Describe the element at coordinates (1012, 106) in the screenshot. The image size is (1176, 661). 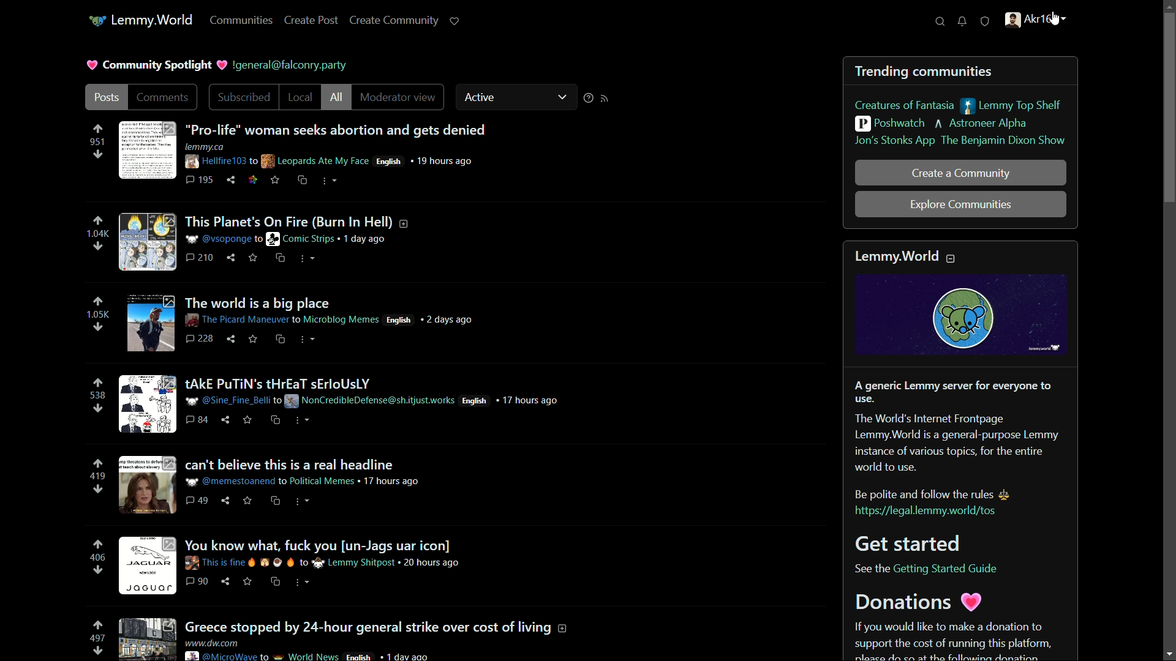
I see `lemmy top shelf` at that location.